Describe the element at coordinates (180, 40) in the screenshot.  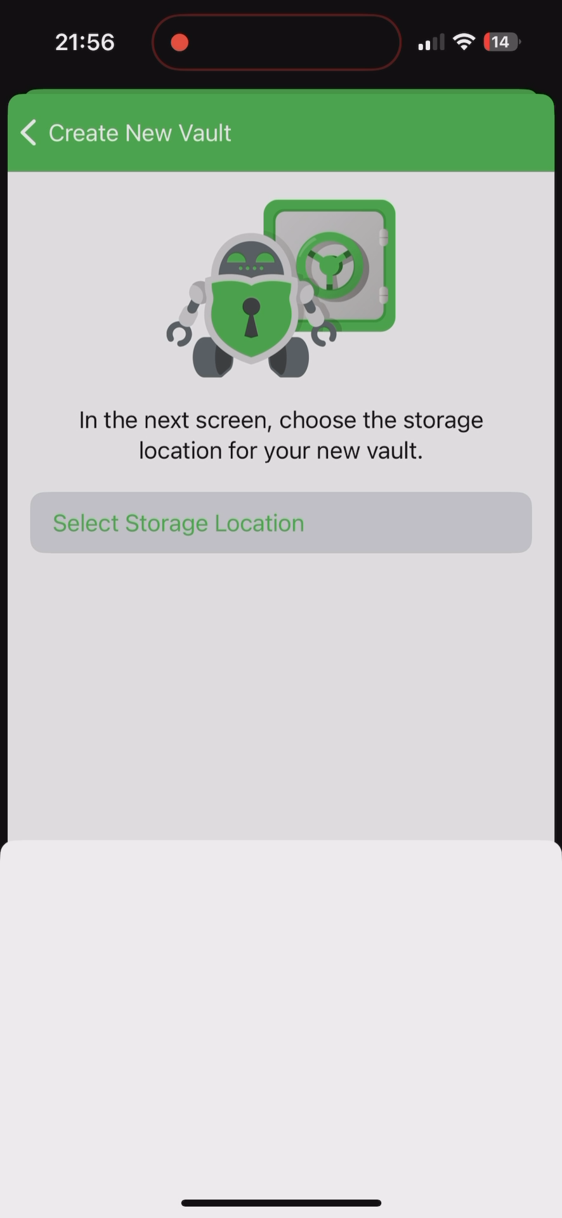
I see `recording the screen` at that location.